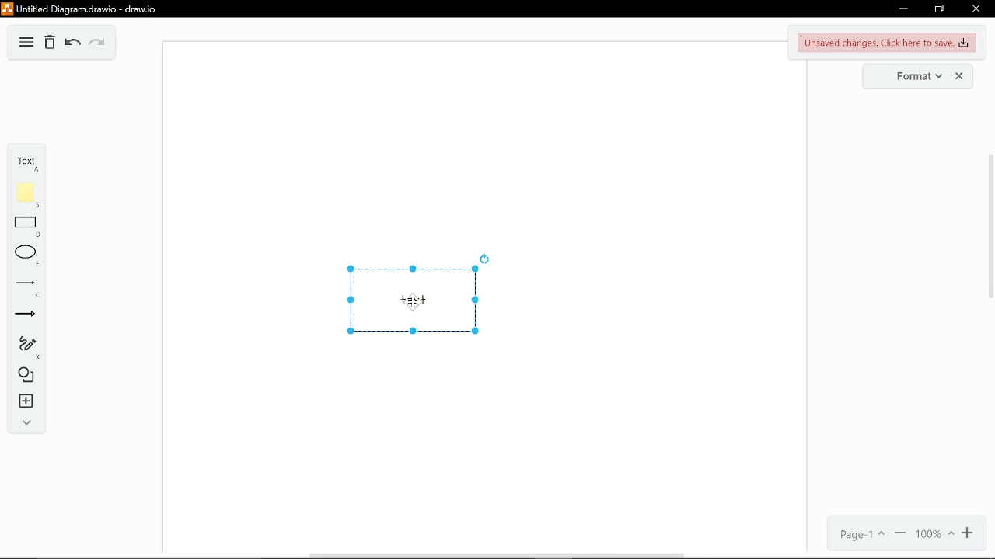  Describe the element at coordinates (969, 535) in the screenshot. I see `zoom in` at that location.